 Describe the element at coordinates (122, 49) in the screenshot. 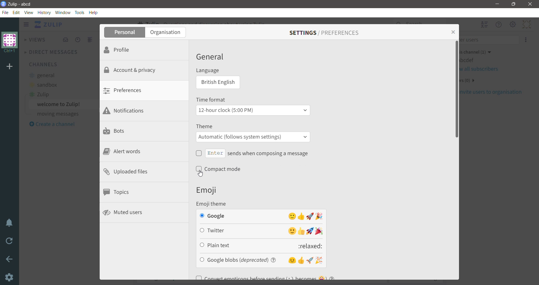

I see `Profile` at that location.